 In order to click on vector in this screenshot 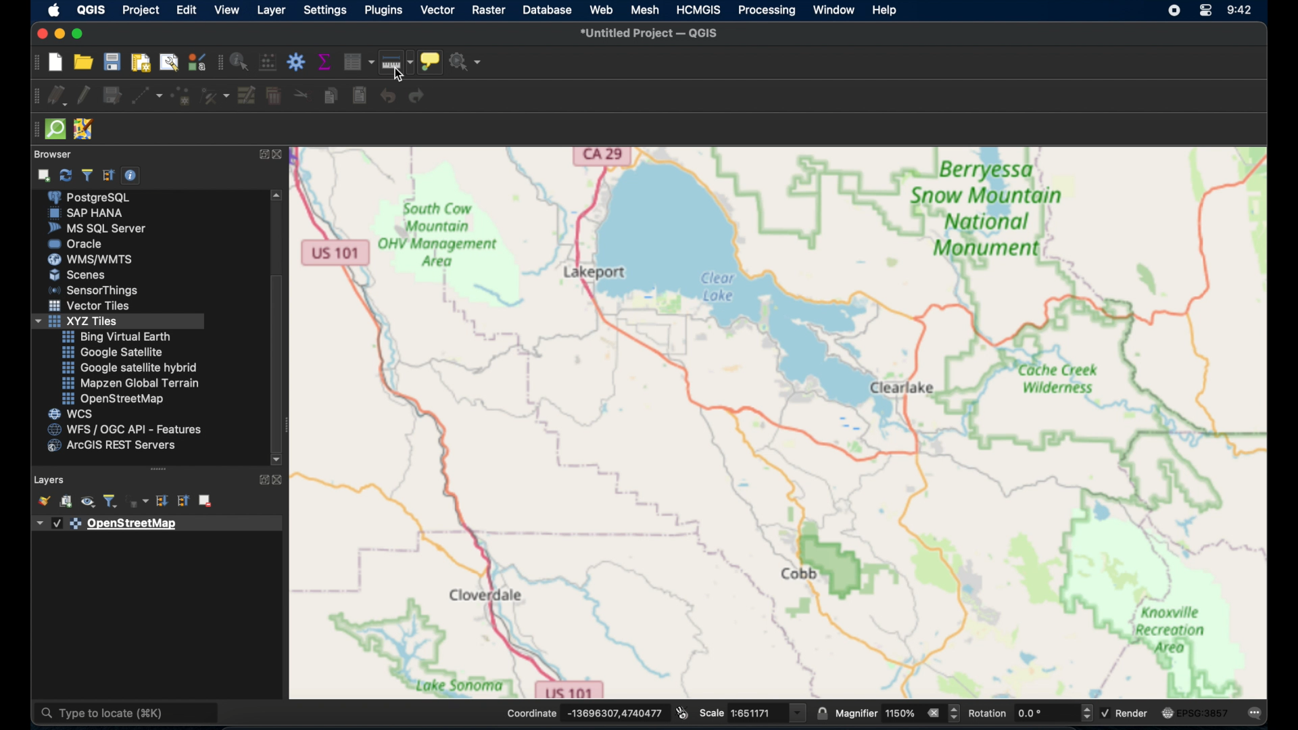, I will do `click(437, 9)`.